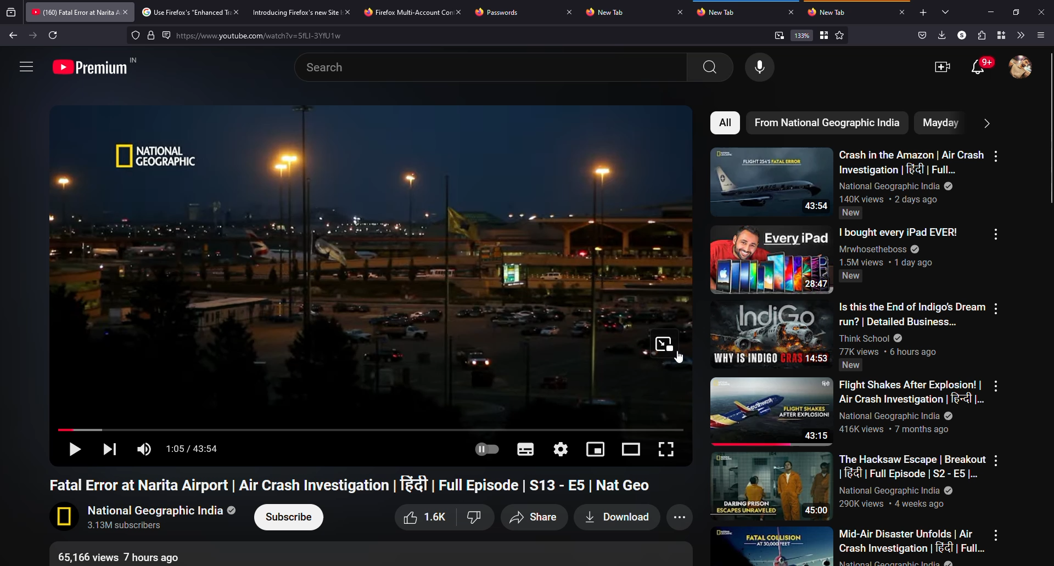 The image size is (1054, 566). I want to click on search, so click(495, 67).